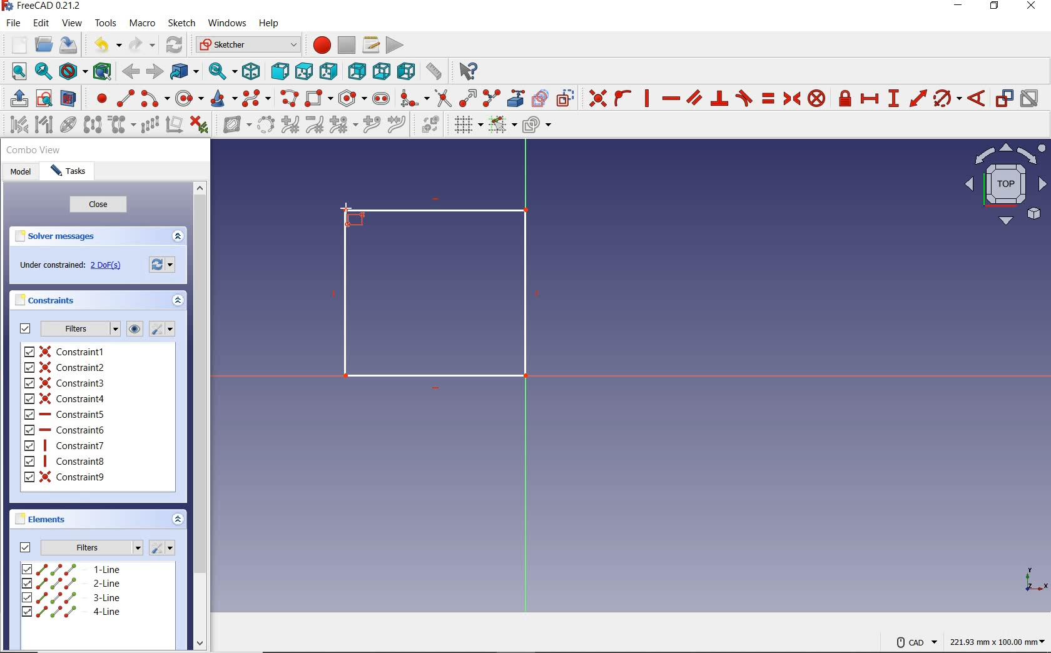  Describe the element at coordinates (76, 237) in the screenshot. I see `solver messages` at that location.